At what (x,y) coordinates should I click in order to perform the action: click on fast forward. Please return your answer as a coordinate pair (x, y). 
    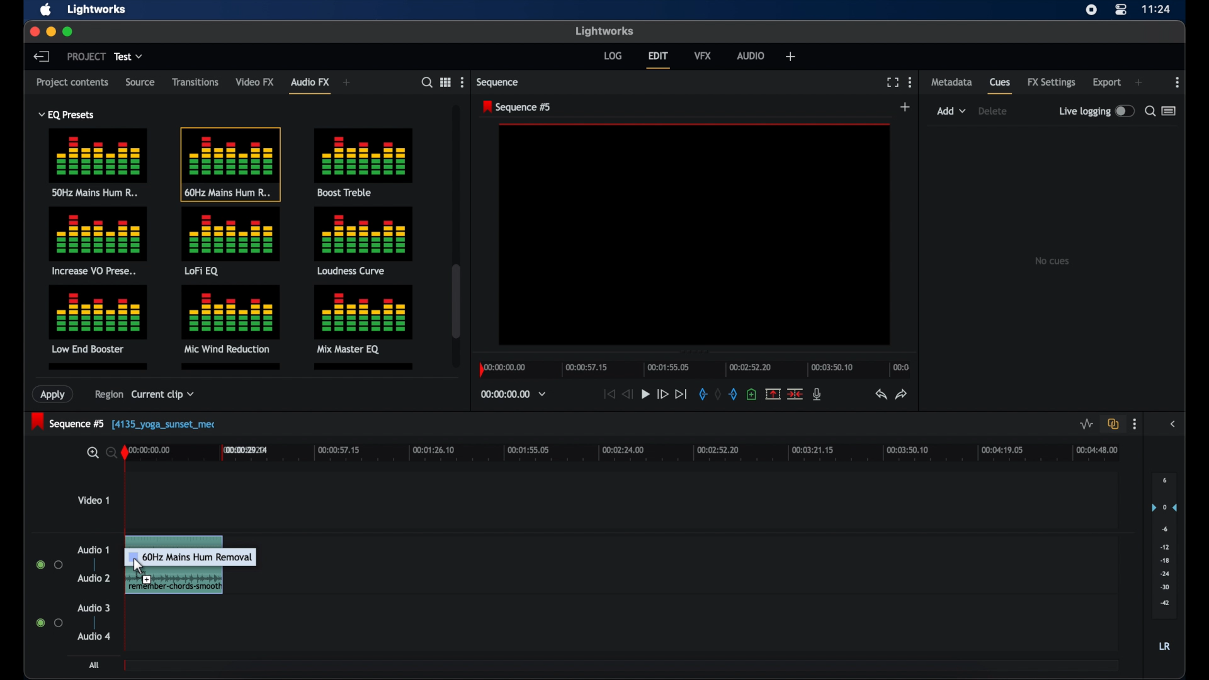
    Looking at the image, I should click on (662, 395).